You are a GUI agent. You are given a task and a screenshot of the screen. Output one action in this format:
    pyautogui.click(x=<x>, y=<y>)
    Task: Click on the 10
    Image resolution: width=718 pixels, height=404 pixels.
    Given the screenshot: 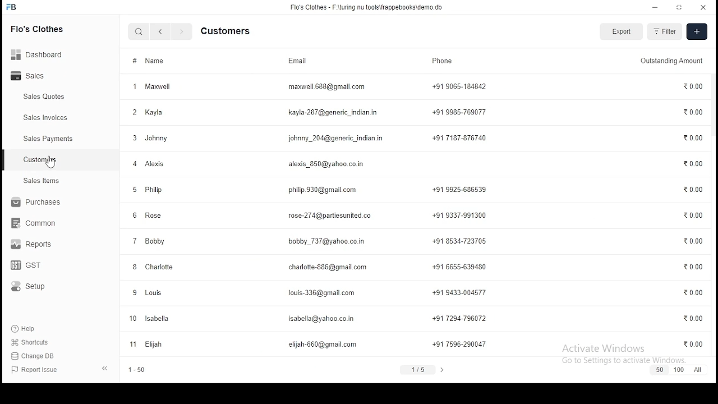 What is the action you would take?
    pyautogui.click(x=133, y=318)
    